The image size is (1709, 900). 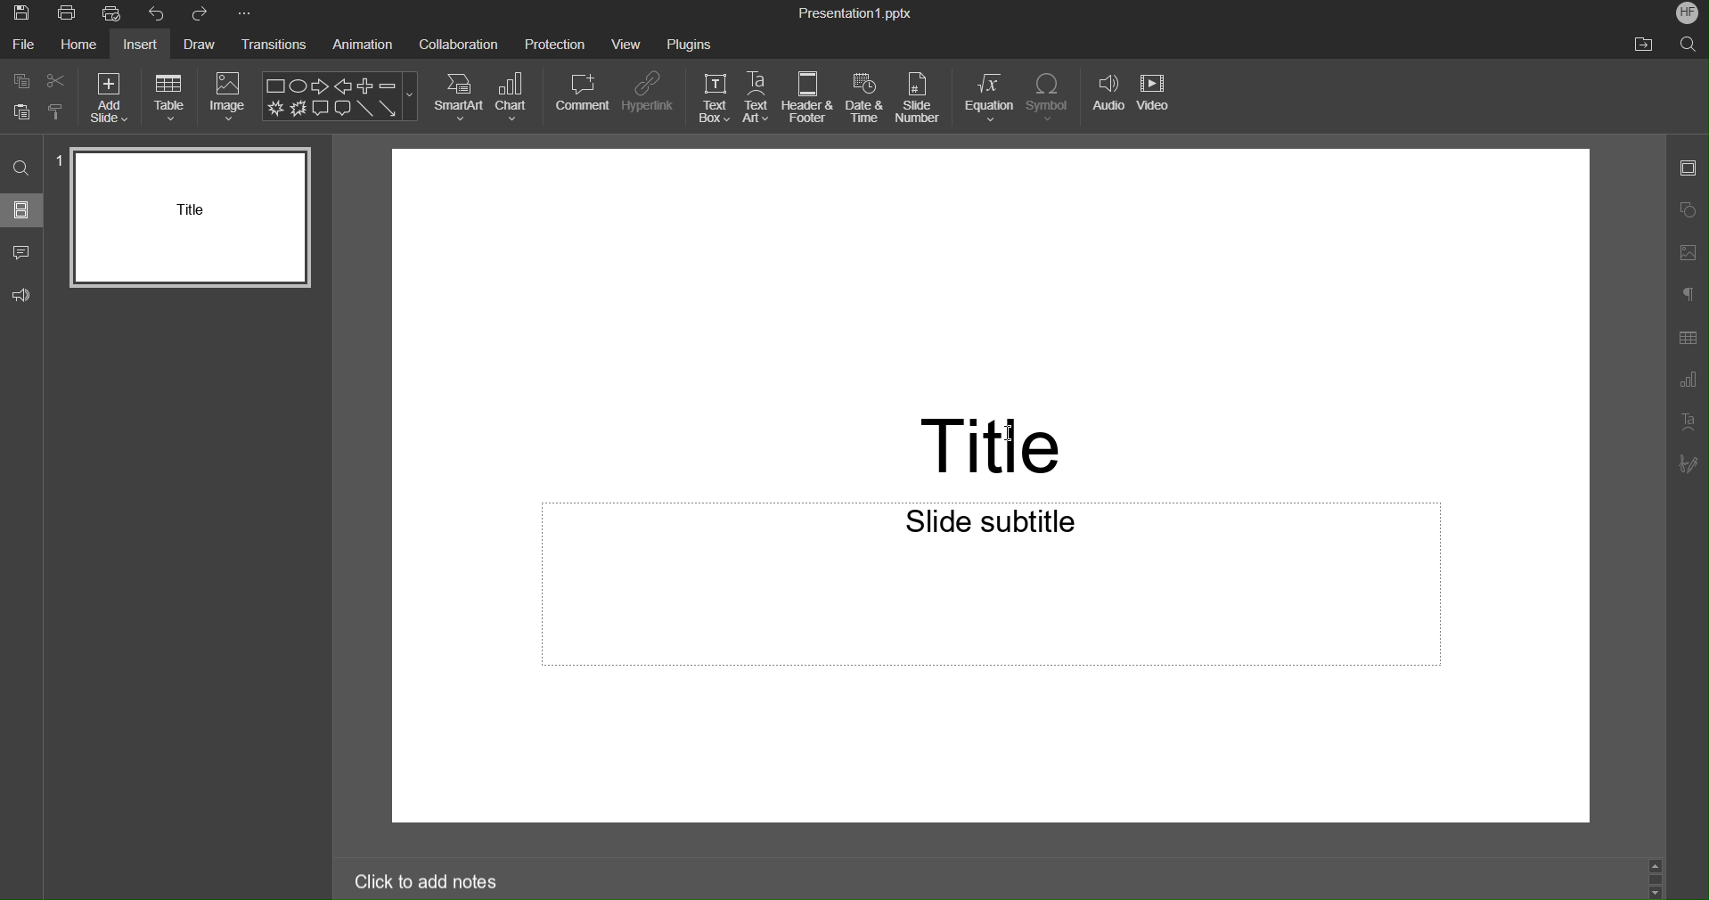 I want to click on Collaboration, so click(x=462, y=47).